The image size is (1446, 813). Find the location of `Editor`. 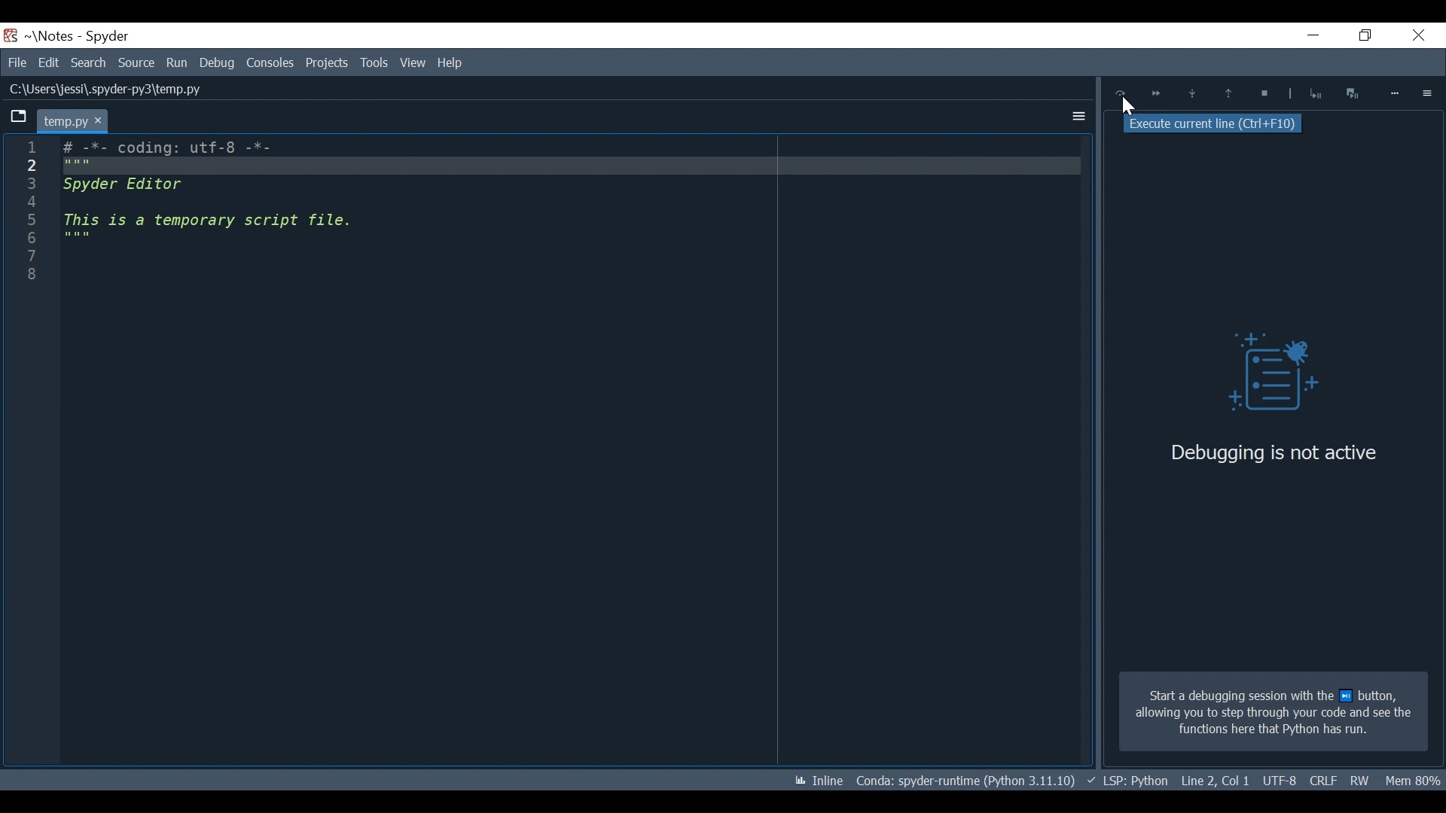

Editor is located at coordinates (255, 210).